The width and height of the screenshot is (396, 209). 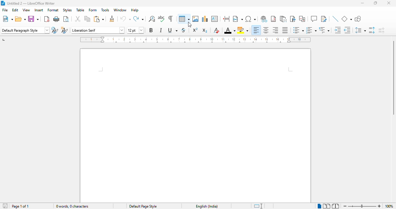 I want to click on copy, so click(x=87, y=19).